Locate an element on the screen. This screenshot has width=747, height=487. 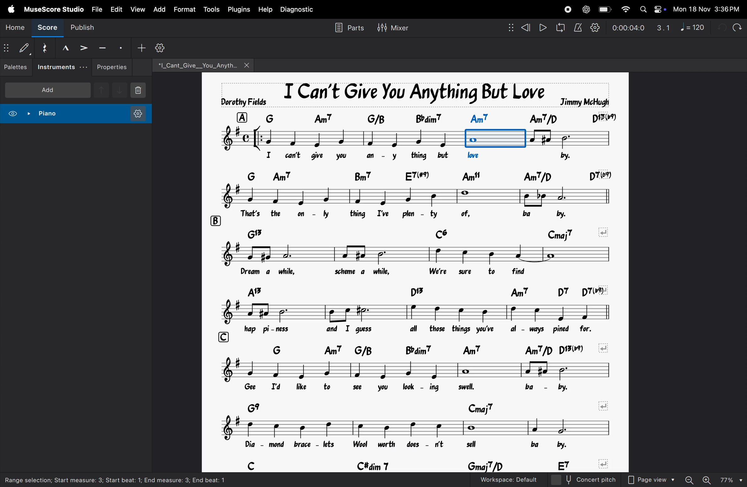
playback settings is located at coordinates (594, 28).